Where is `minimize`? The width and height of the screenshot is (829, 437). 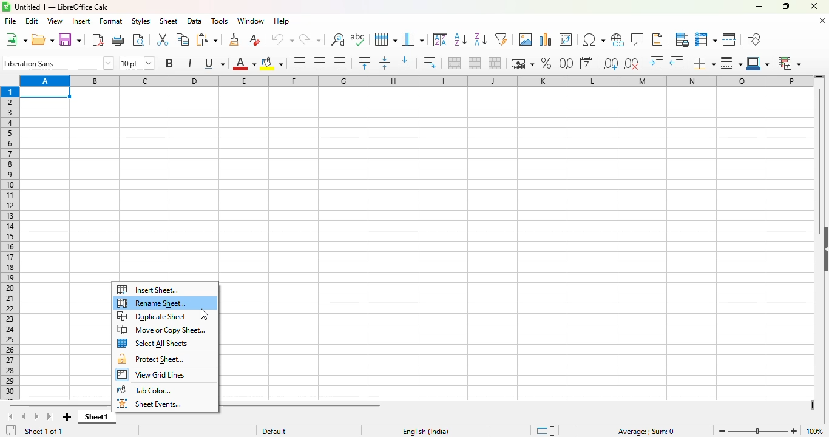
minimize is located at coordinates (757, 7).